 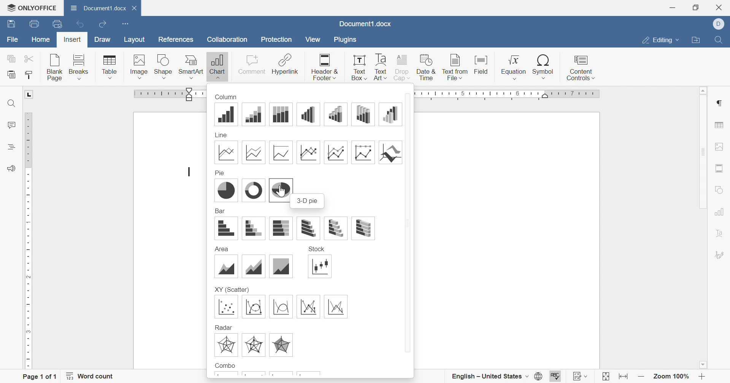 I want to click on Text from File, so click(x=454, y=66).